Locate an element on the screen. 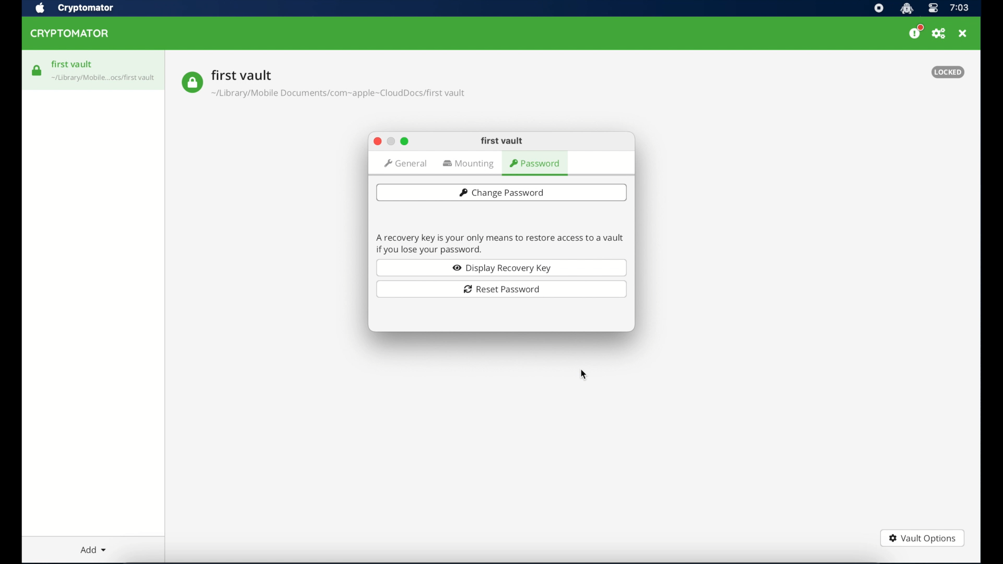 Image resolution: width=1003 pixels, height=564 pixels. cursor is located at coordinates (586, 375).